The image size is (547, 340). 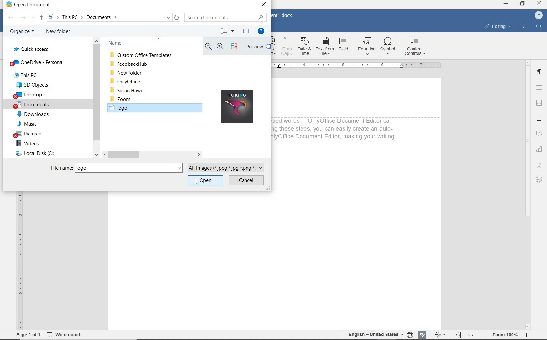 What do you see at coordinates (325, 47) in the screenshot?
I see `TEXT FROM FILE` at bounding box center [325, 47].